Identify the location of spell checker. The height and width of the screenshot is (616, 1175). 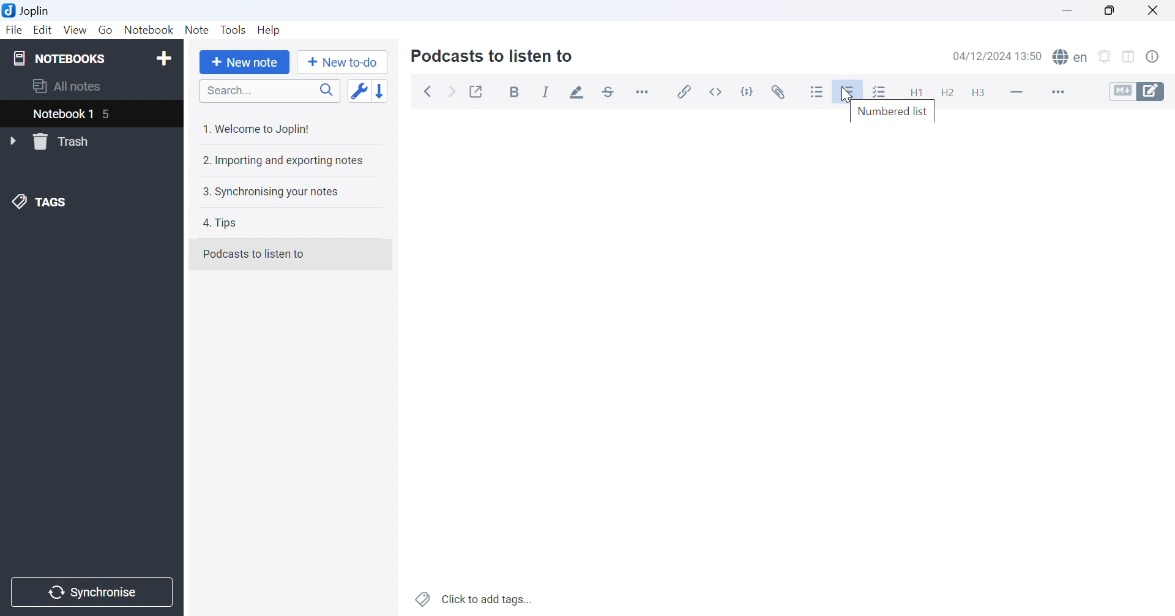
(1073, 58).